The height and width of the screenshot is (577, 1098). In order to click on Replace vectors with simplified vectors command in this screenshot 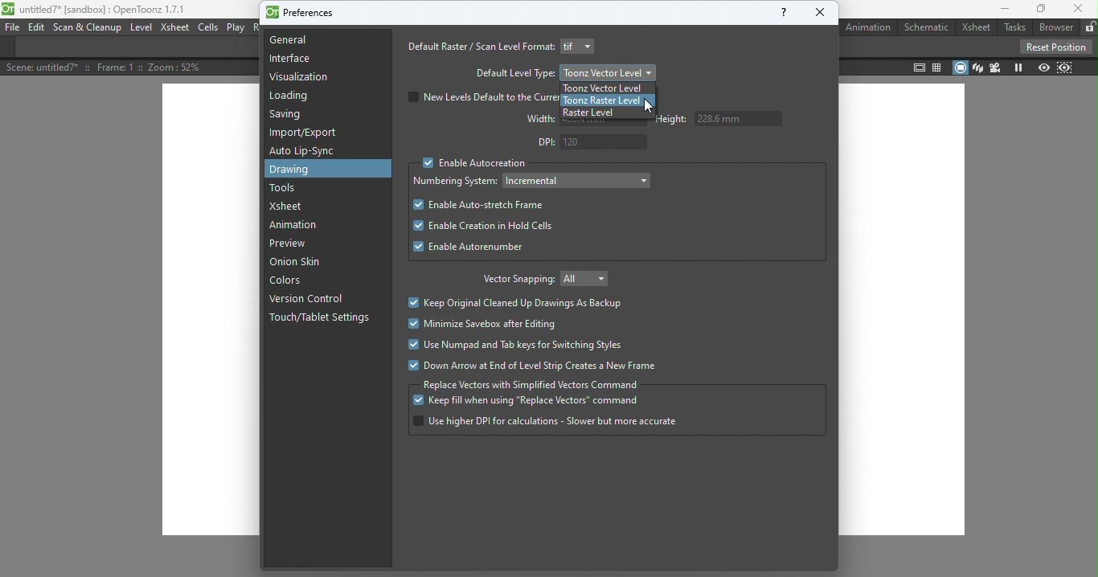, I will do `click(532, 384)`.